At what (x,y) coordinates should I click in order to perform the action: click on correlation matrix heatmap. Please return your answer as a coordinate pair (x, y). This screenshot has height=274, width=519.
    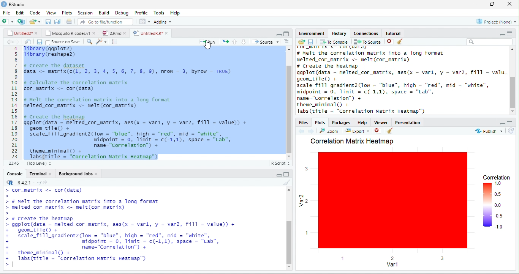
    Looking at the image, I should click on (352, 141).